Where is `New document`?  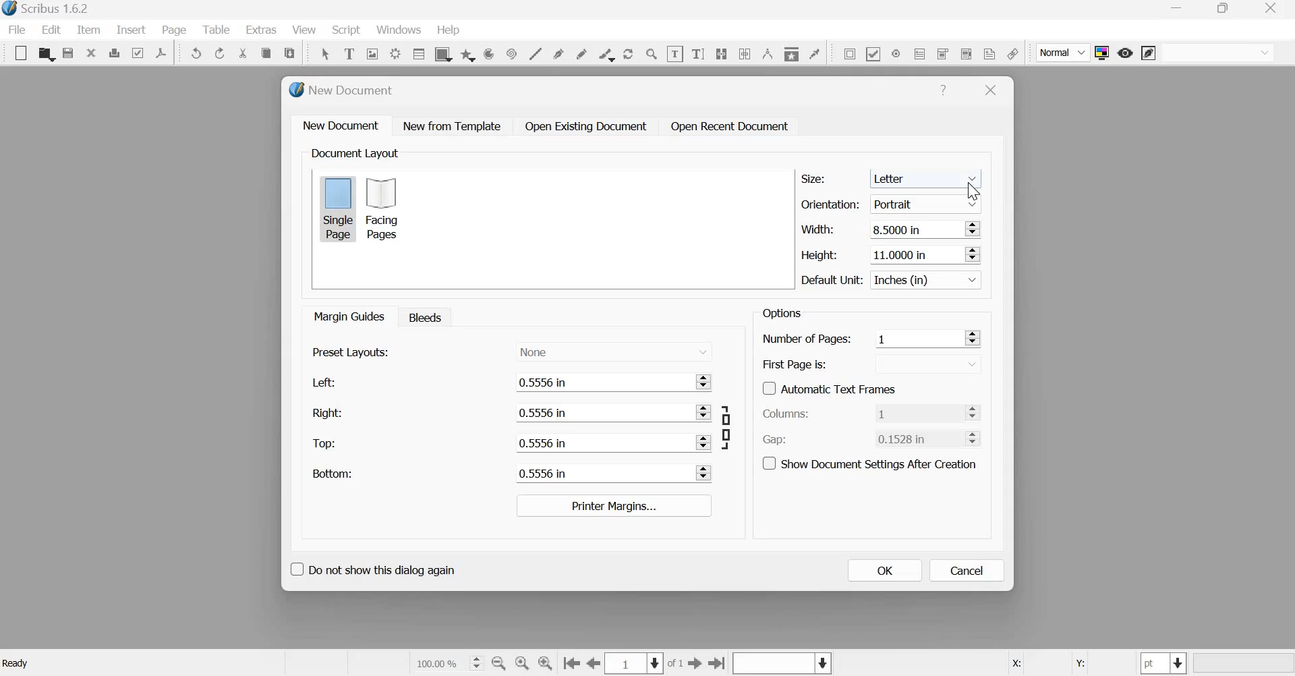 New document is located at coordinates (341, 125).